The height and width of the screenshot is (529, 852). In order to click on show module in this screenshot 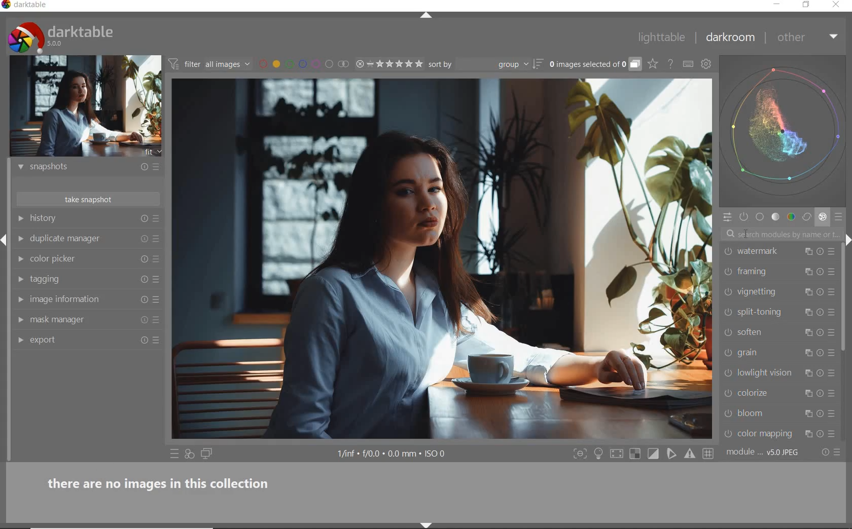, I will do `click(19, 299)`.